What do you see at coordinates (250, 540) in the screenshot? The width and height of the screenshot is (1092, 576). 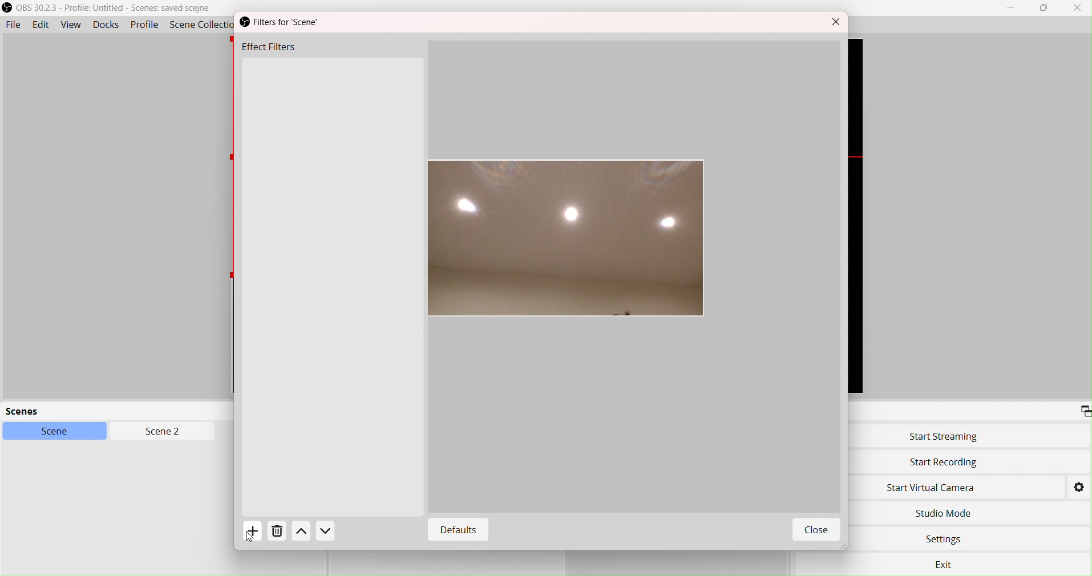 I see `cursor` at bounding box center [250, 540].